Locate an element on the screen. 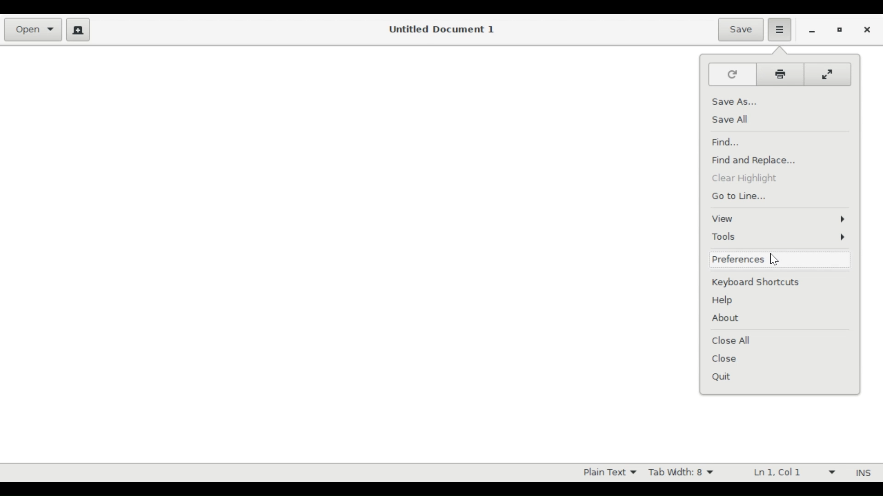 Image resolution: width=883 pixels, height=496 pixels. Save as is located at coordinates (739, 101).